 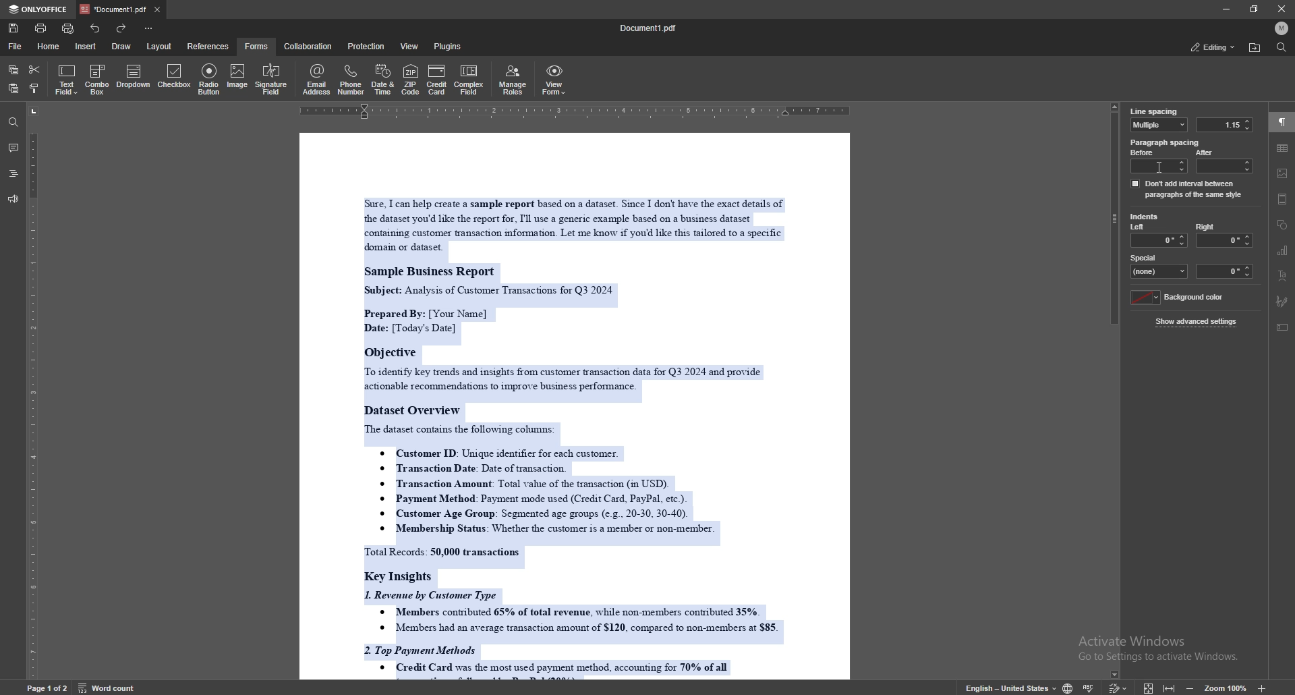 I want to click on collaboration, so click(x=309, y=47).